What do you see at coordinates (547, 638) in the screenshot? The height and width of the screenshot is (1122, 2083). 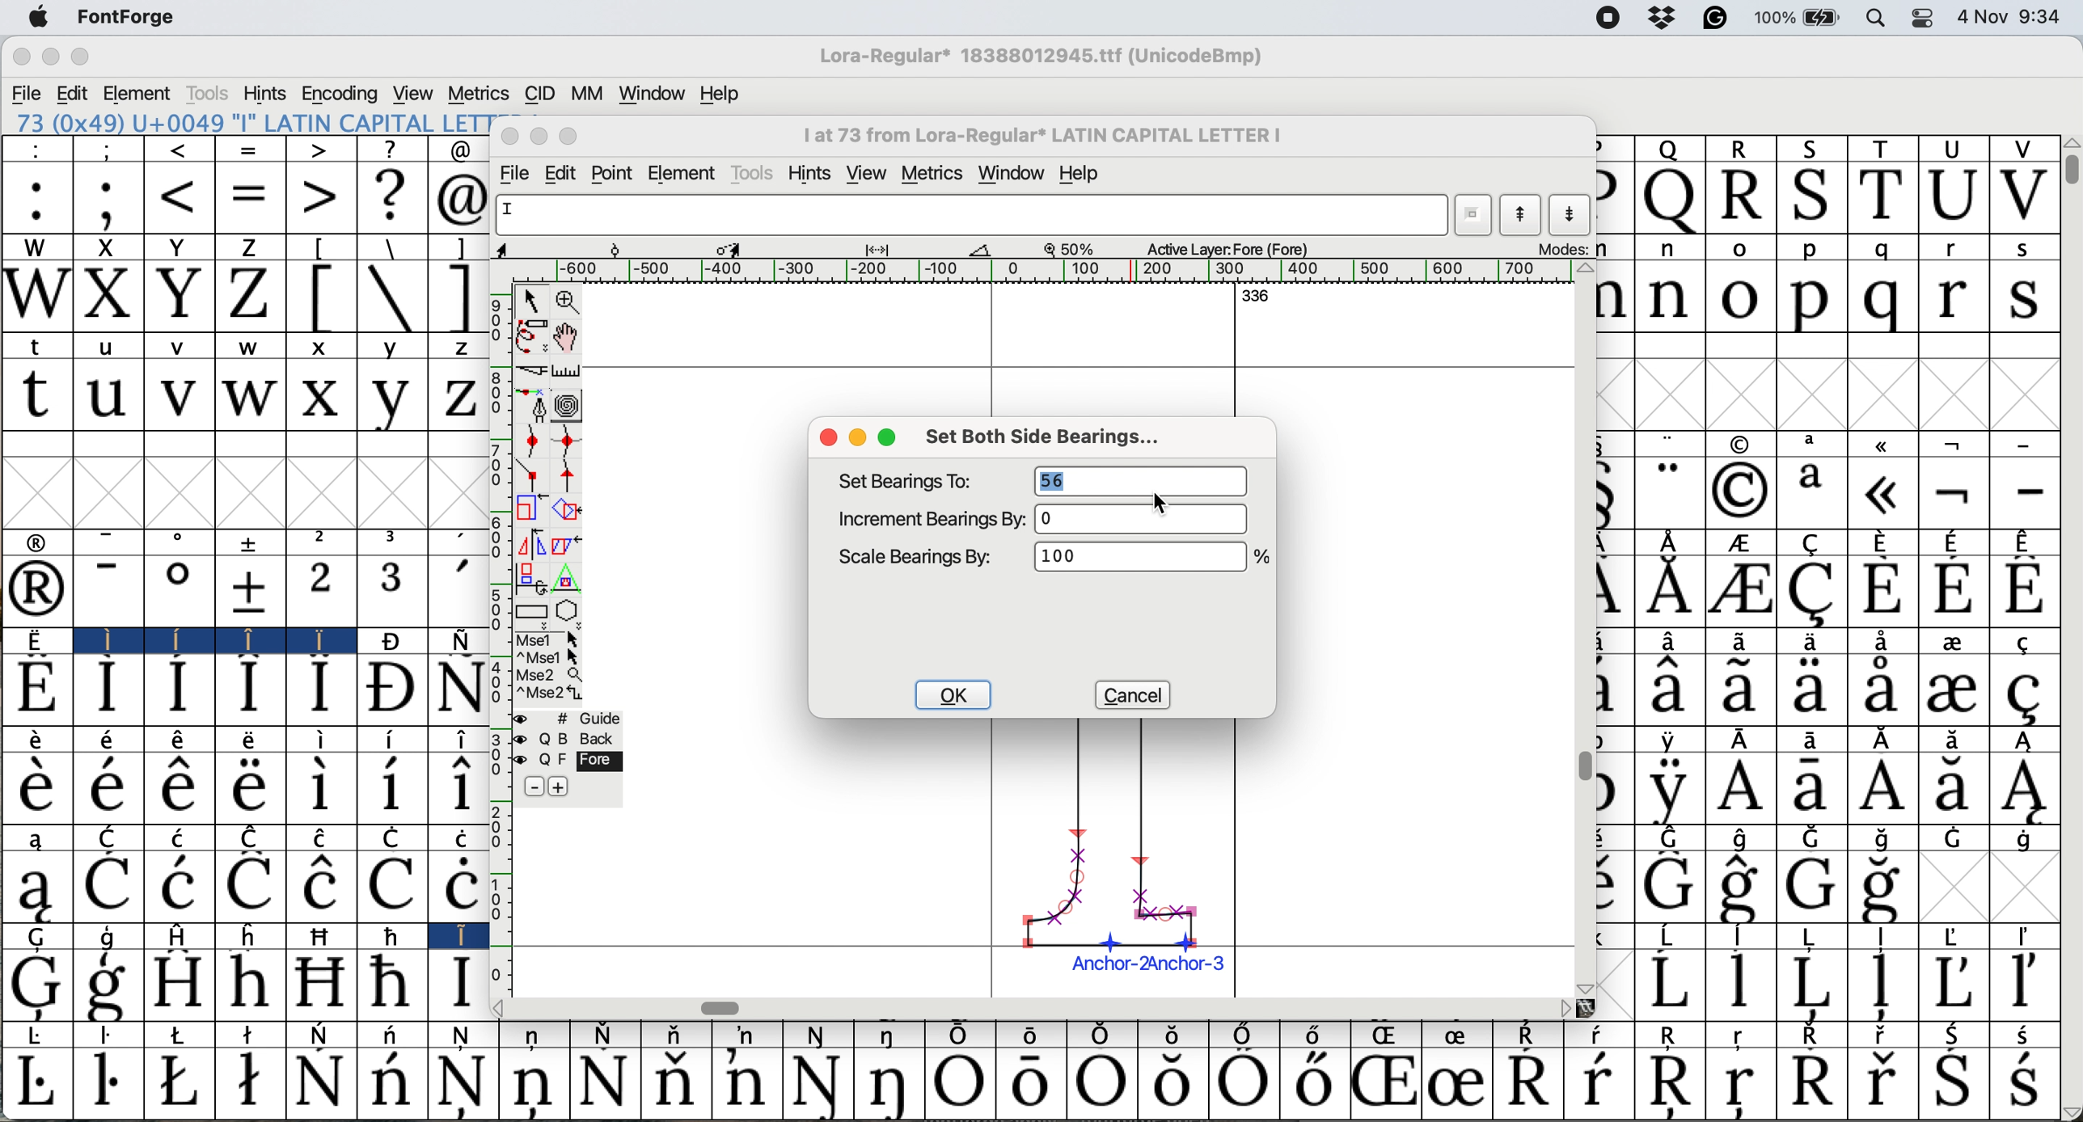 I see `Mse 1` at bounding box center [547, 638].